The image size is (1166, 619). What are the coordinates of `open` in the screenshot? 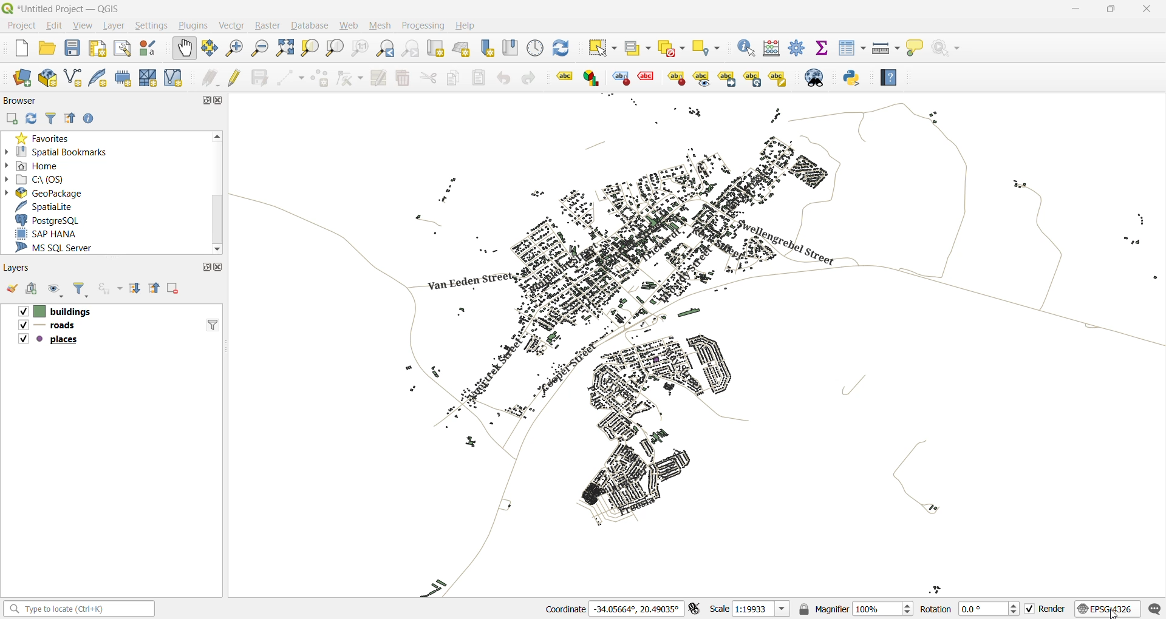 It's located at (12, 288).